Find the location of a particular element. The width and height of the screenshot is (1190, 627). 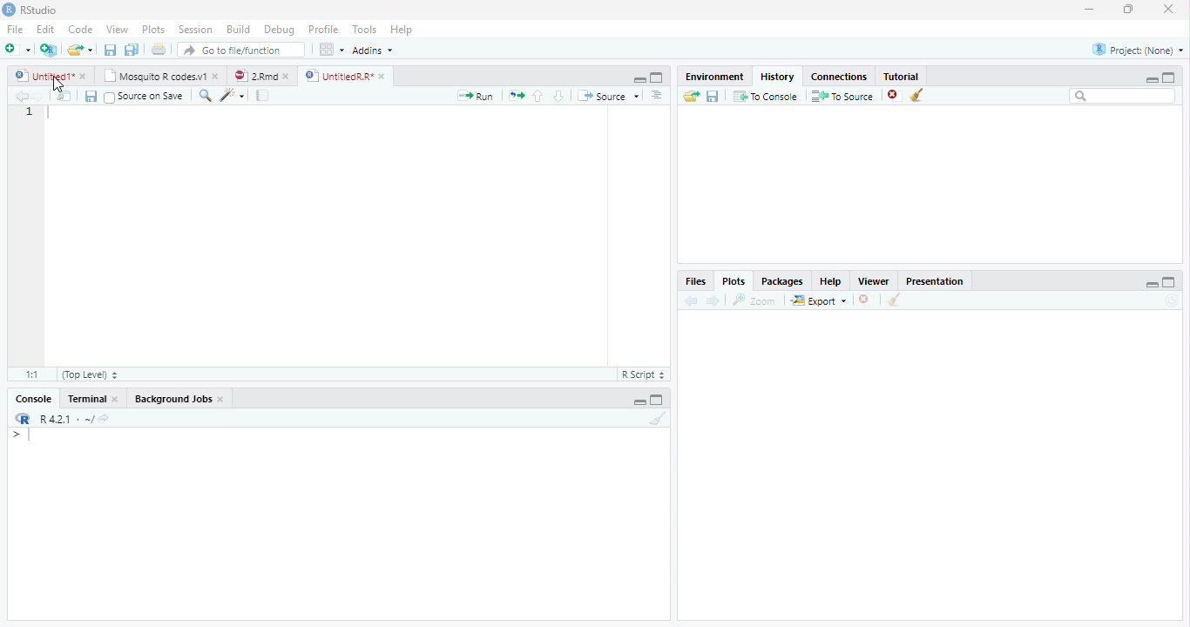

Maximize is located at coordinates (1169, 78).